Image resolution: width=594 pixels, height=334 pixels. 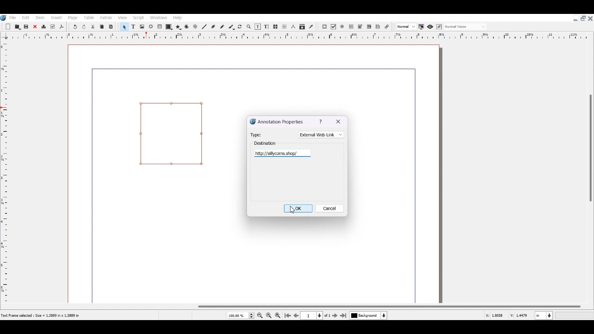 What do you see at coordinates (93, 26) in the screenshot?
I see `Cut` at bounding box center [93, 26].